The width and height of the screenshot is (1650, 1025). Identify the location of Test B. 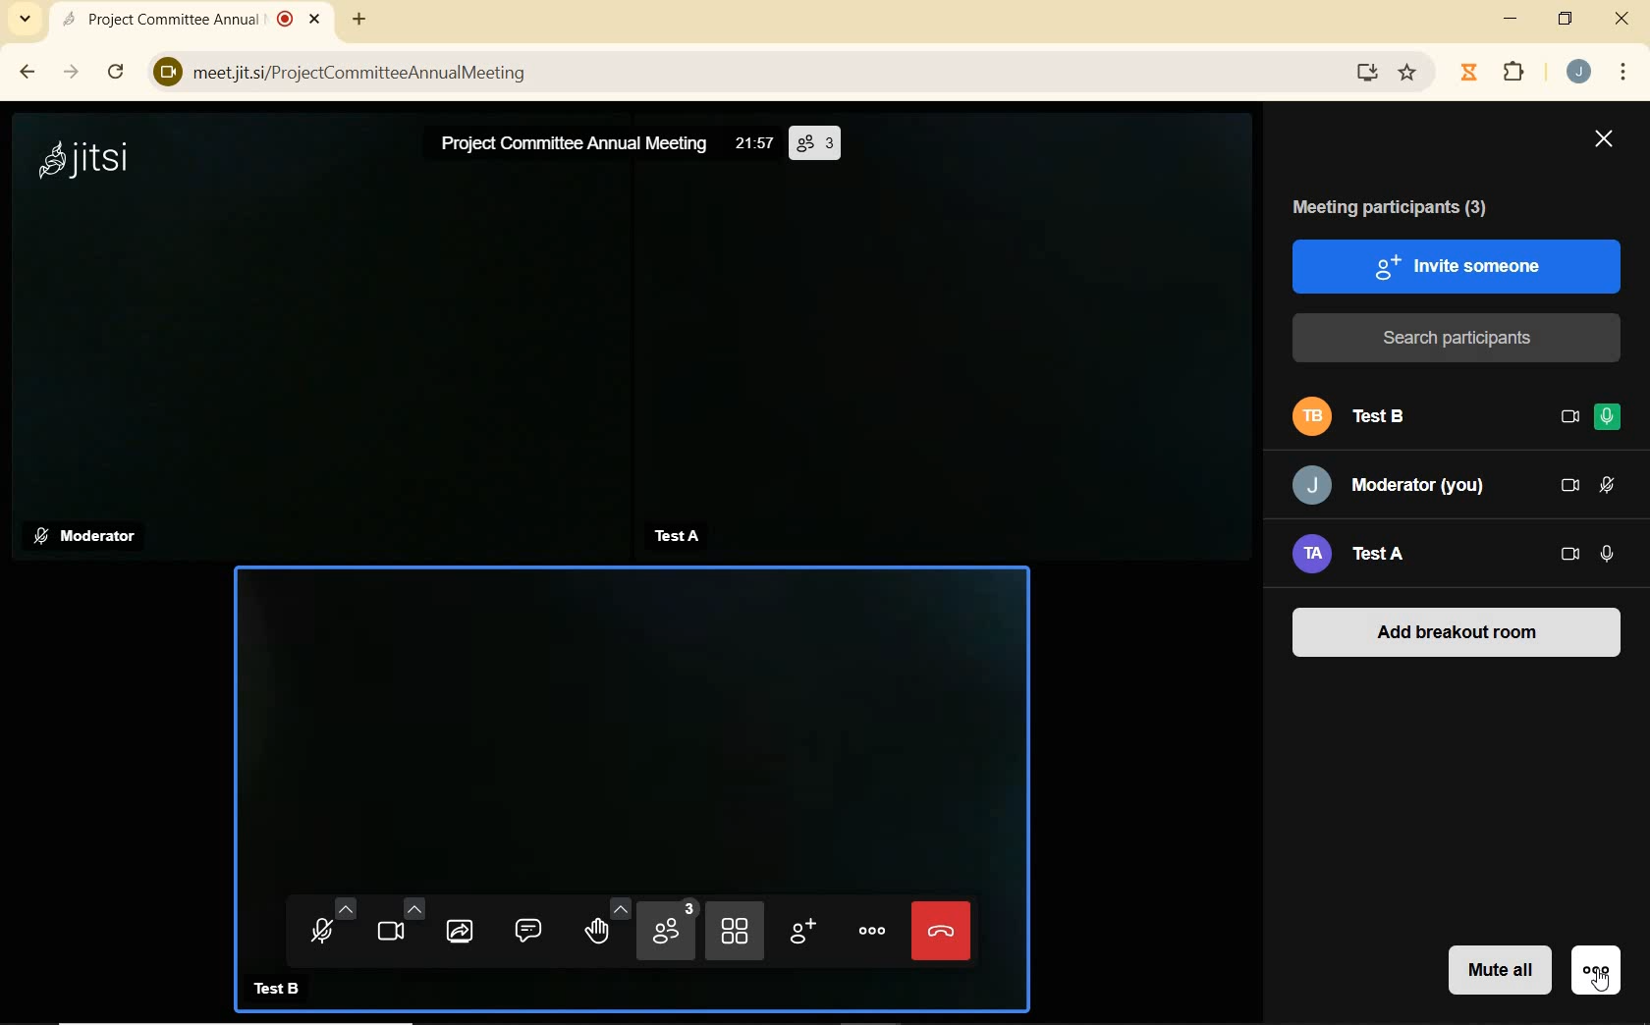
(1400, 417).